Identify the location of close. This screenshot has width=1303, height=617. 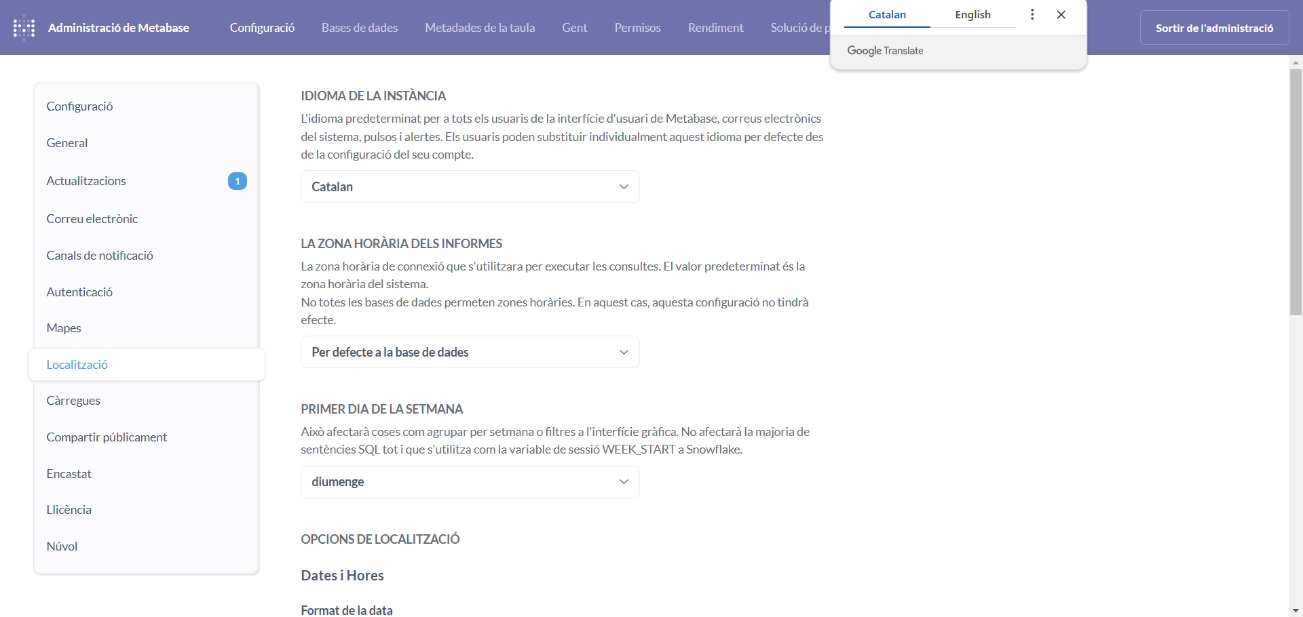
(1063, 14).